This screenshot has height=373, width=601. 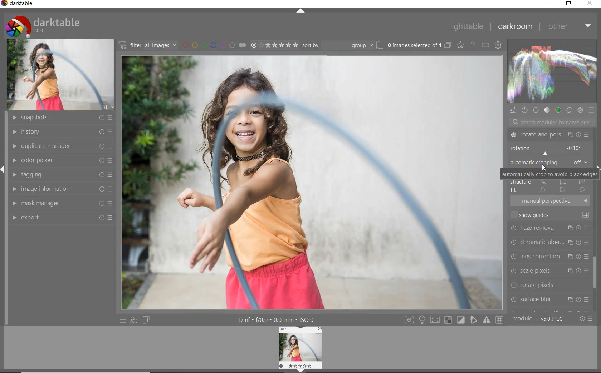 What do you see at coordinates (549, 285) in the screenshot?
I see `rotate pixels` at bounding box center [549, 285].